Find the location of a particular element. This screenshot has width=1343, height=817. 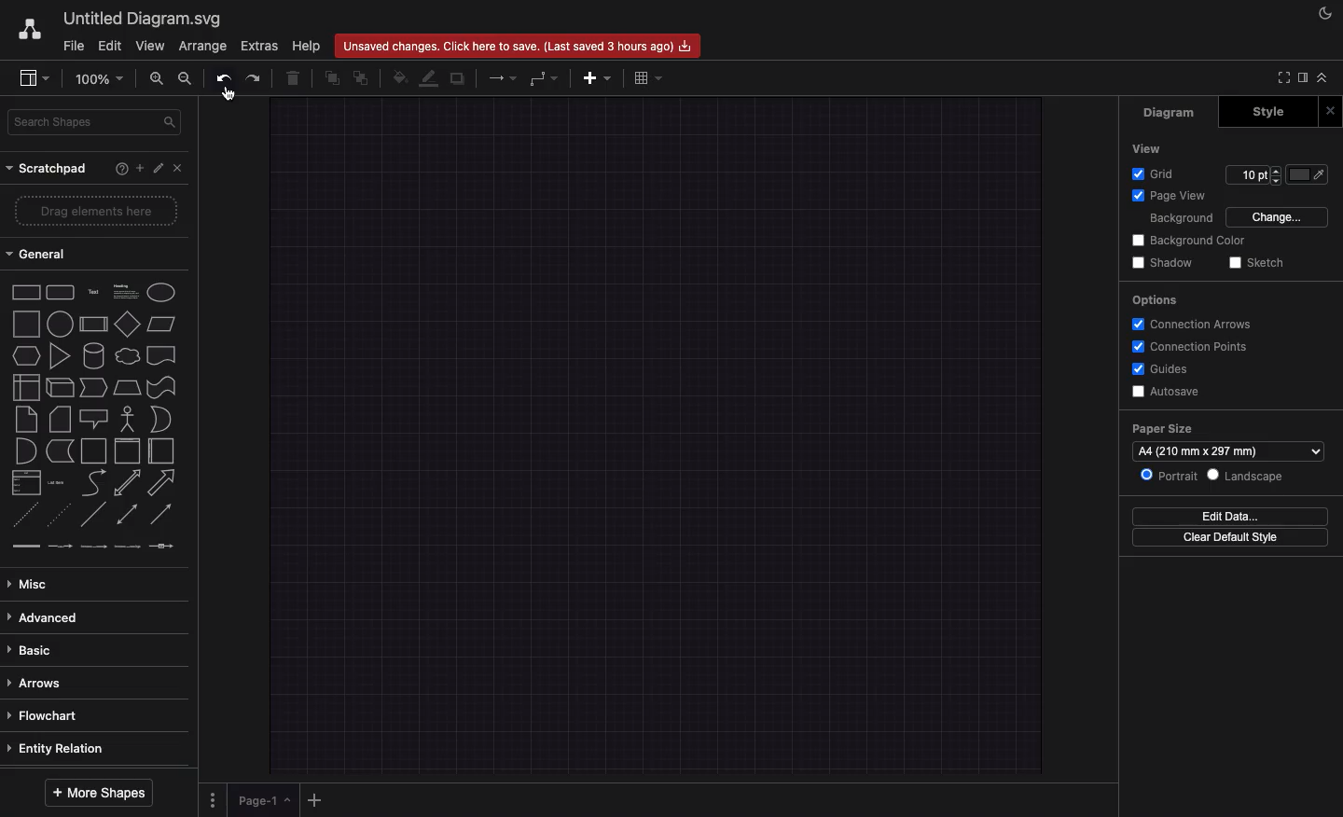

Unsaved changes. Click here to save. (Last saved 3 hours ago) is located at coordinates (516, 47).